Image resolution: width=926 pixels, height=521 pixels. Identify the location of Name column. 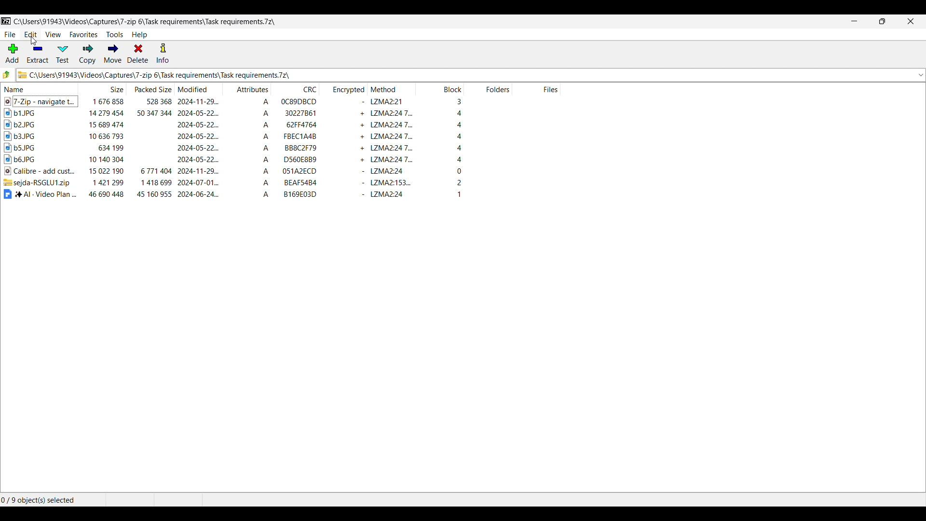
(40, 88).